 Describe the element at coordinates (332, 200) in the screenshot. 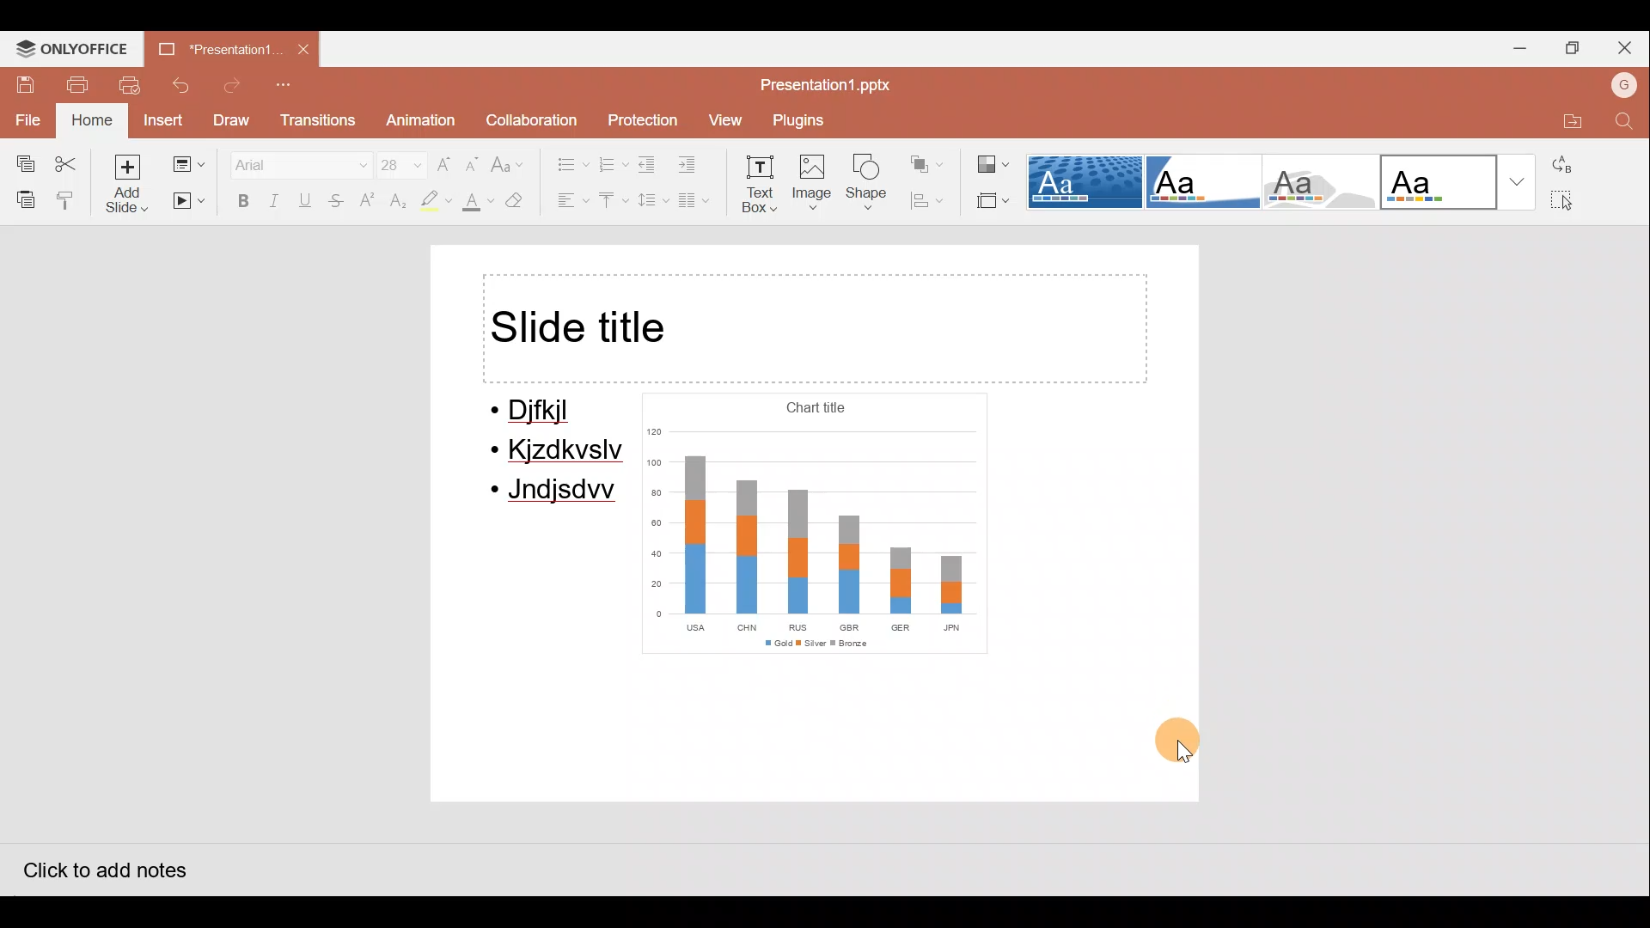

I see `Strikethrough` at that location.